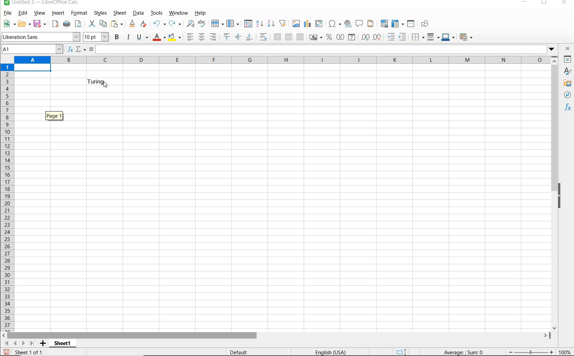 This screenshot has width=574, height=356. I want to click on SELECT FUNCTION, so click(81, 50).